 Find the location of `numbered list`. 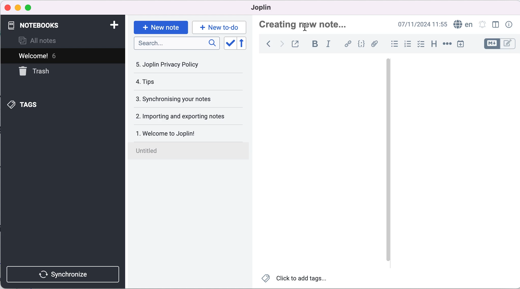

numbered list is located at coordinates (407, 44).